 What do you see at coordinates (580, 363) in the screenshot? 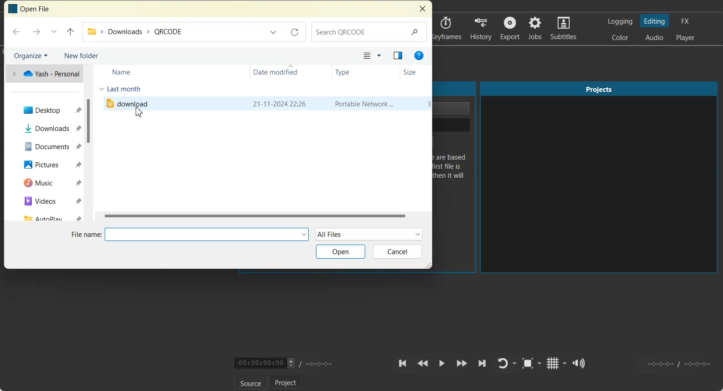
I see `Show the volume control` at bounding box center [580, 363].